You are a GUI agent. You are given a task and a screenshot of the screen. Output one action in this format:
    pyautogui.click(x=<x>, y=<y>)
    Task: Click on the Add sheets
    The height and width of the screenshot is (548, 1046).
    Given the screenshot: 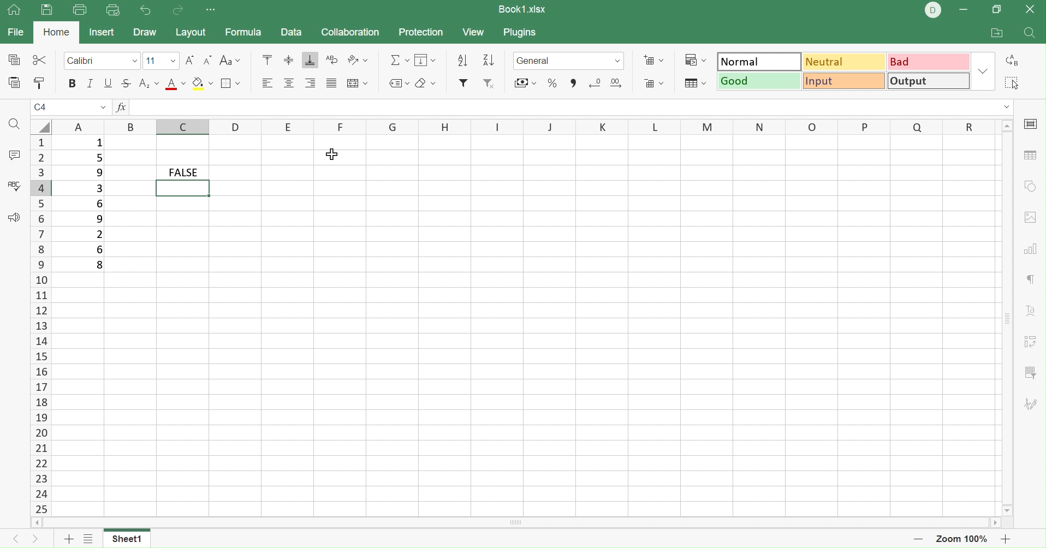 What is the action you would take?
    pyautogui.click(x=89, y=539)
    